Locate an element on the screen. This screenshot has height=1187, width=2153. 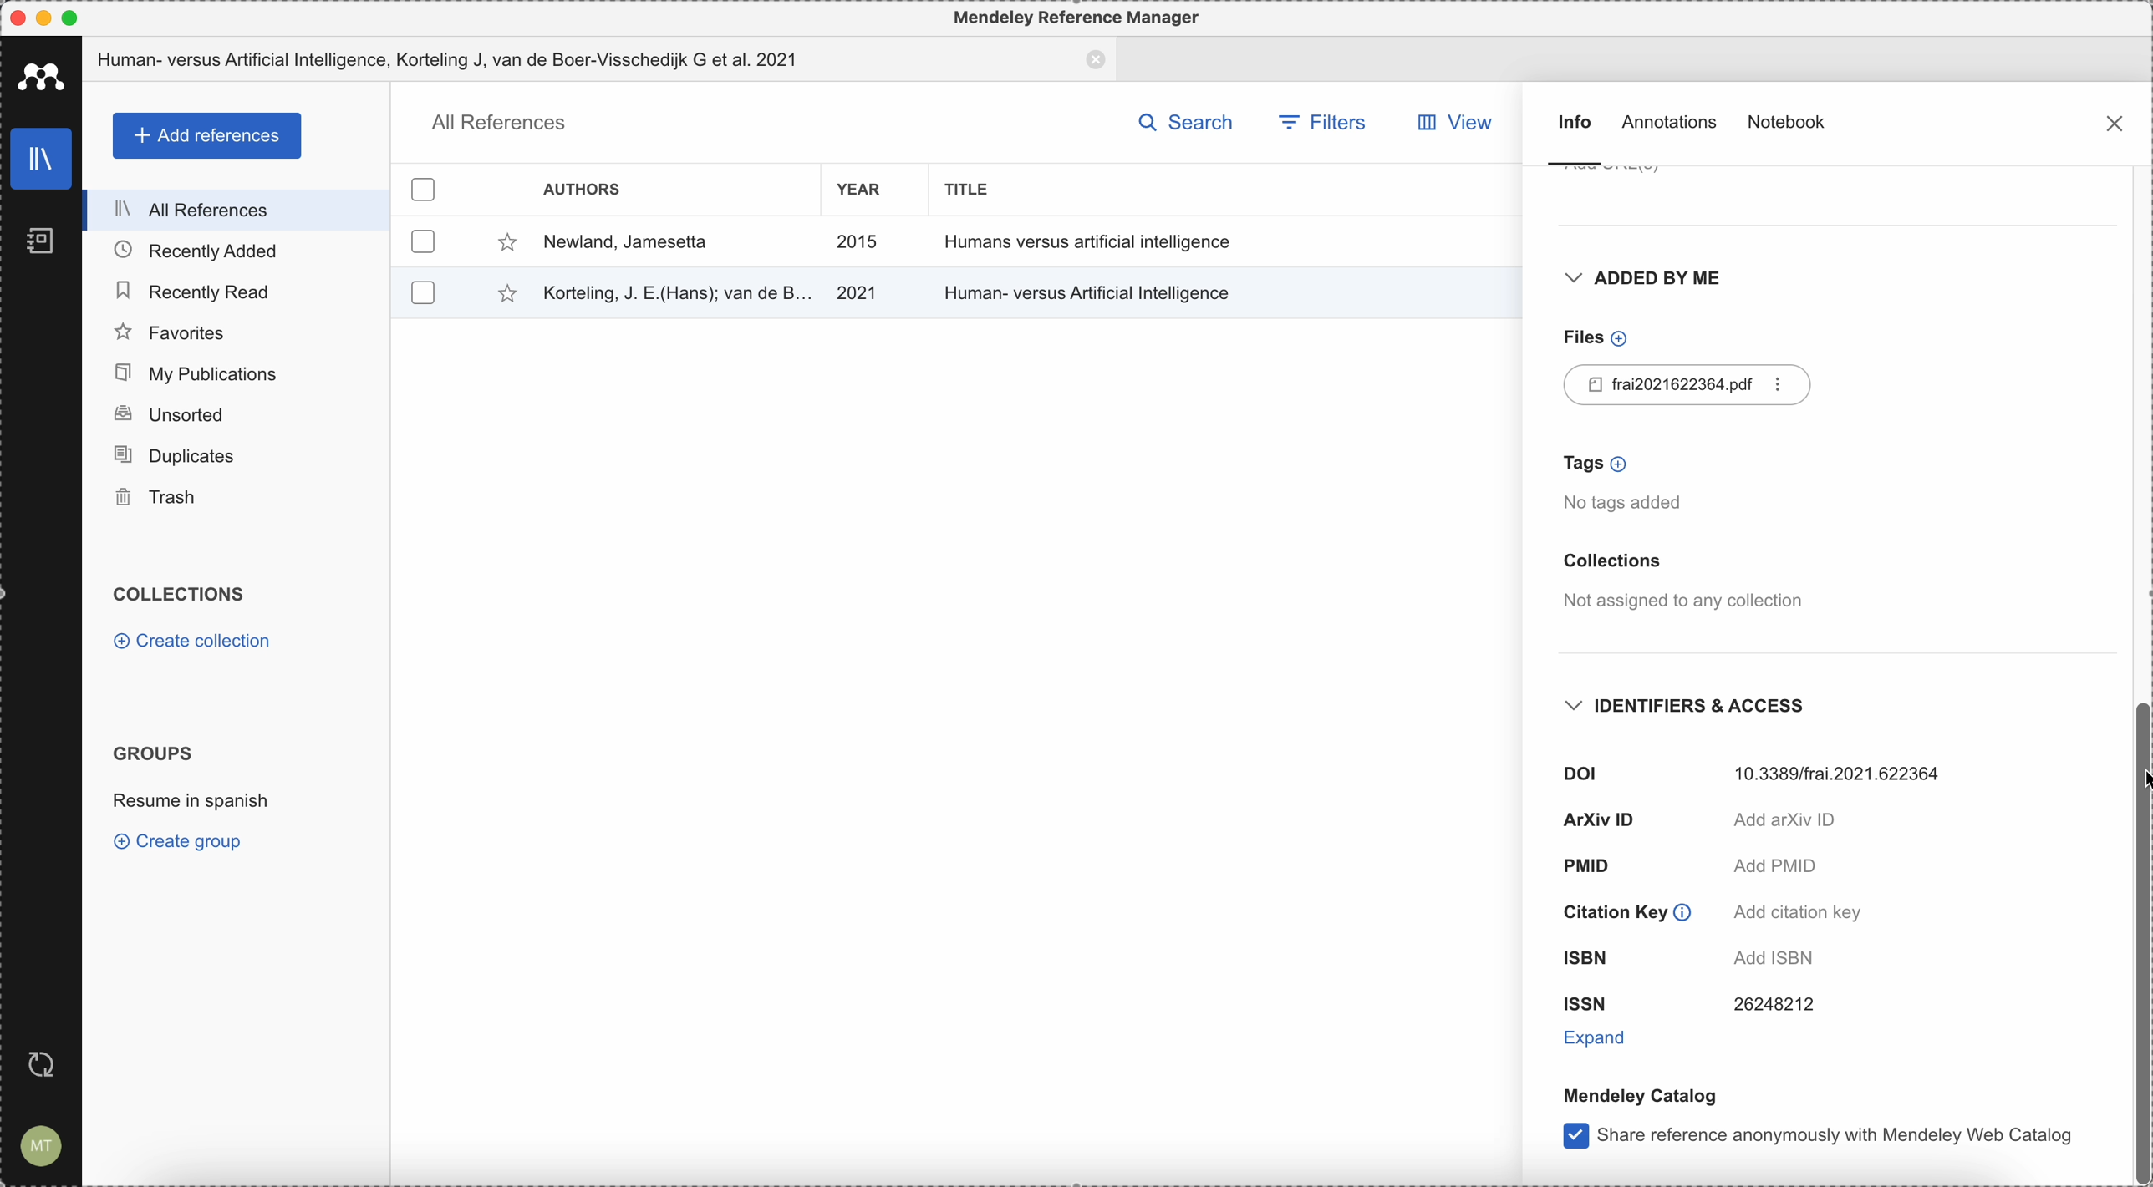
checkbox is located at coordinates (420, 291).